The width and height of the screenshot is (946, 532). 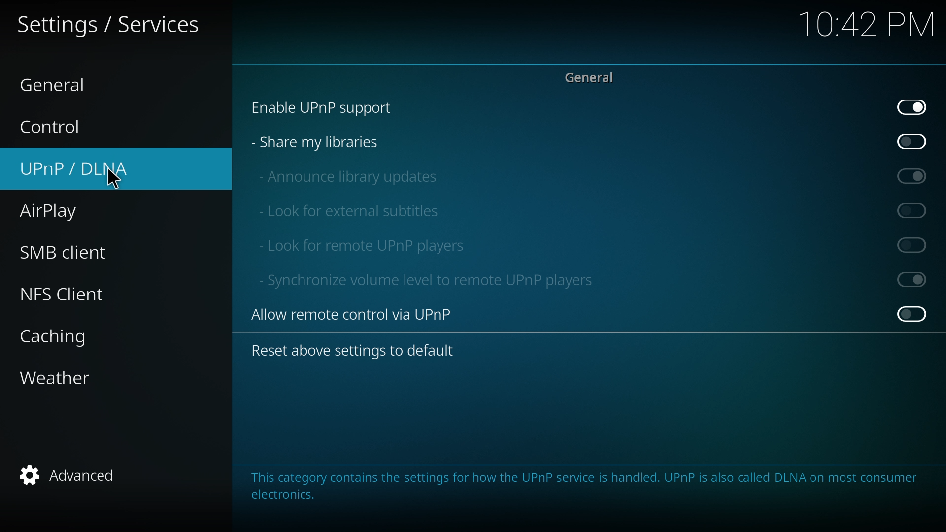 I want to click on enable UPnP support, so click(x=586, y=107).